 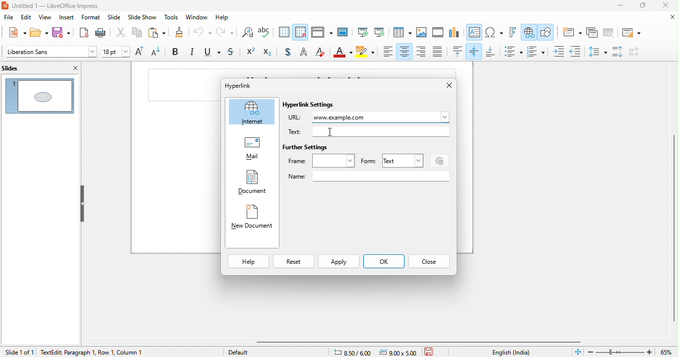 What do you see at coordinates (193, 53) in the screenshot?
I see `italics` at bounding box center [193, 53].